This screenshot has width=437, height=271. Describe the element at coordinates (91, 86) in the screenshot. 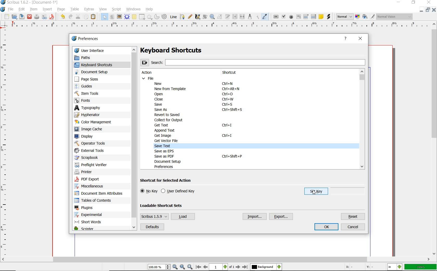

I see `guides` at that location.